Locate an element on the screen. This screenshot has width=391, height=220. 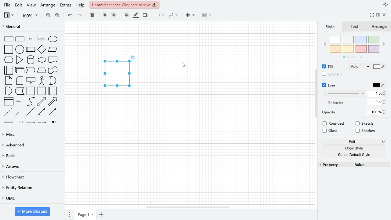
appearance is located at coordinates (384, 5).